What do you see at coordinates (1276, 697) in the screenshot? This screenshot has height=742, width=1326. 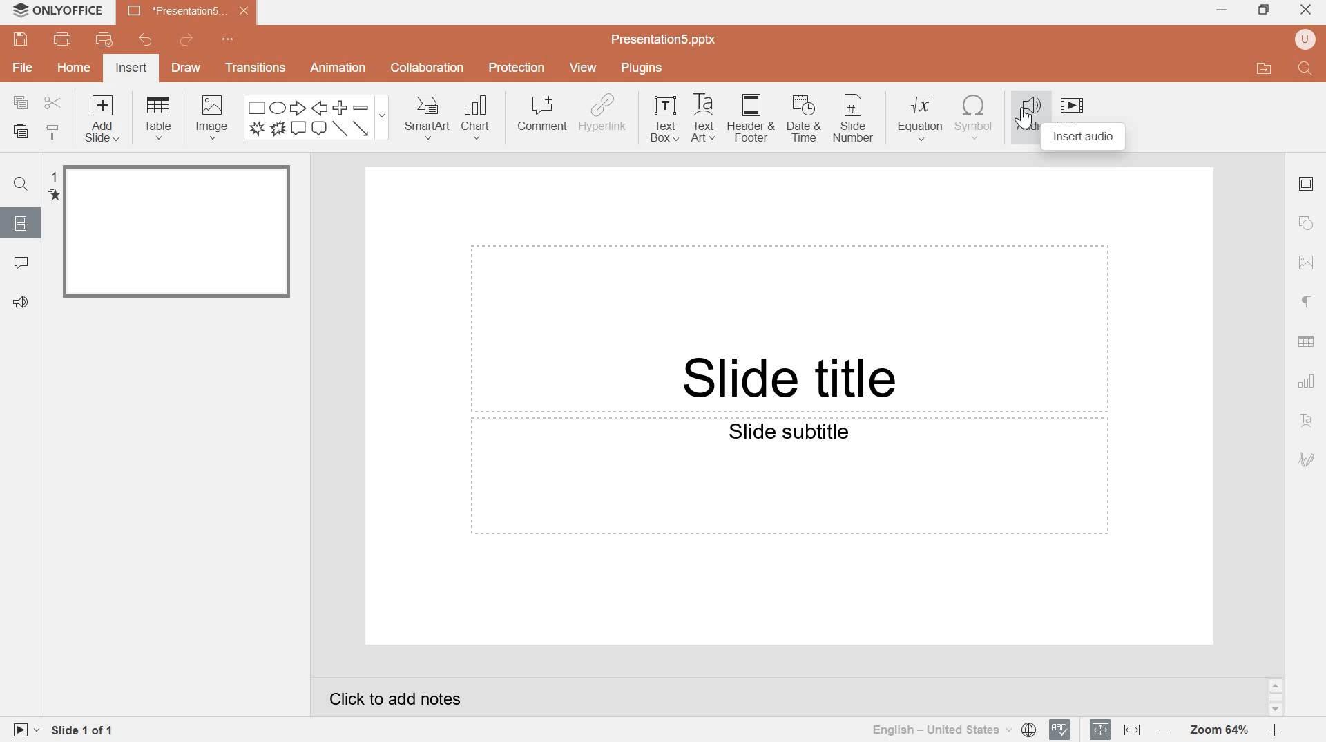 I see `scrollbar` at bounding box center [1276, 697].